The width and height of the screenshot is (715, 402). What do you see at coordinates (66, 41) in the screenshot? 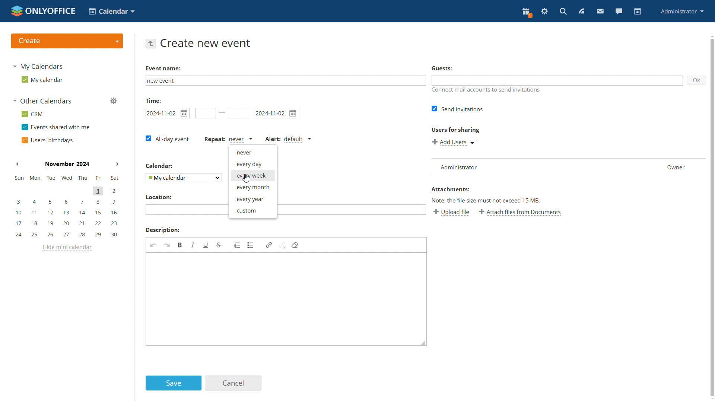
I see `create` at bounding box center [66, 41].